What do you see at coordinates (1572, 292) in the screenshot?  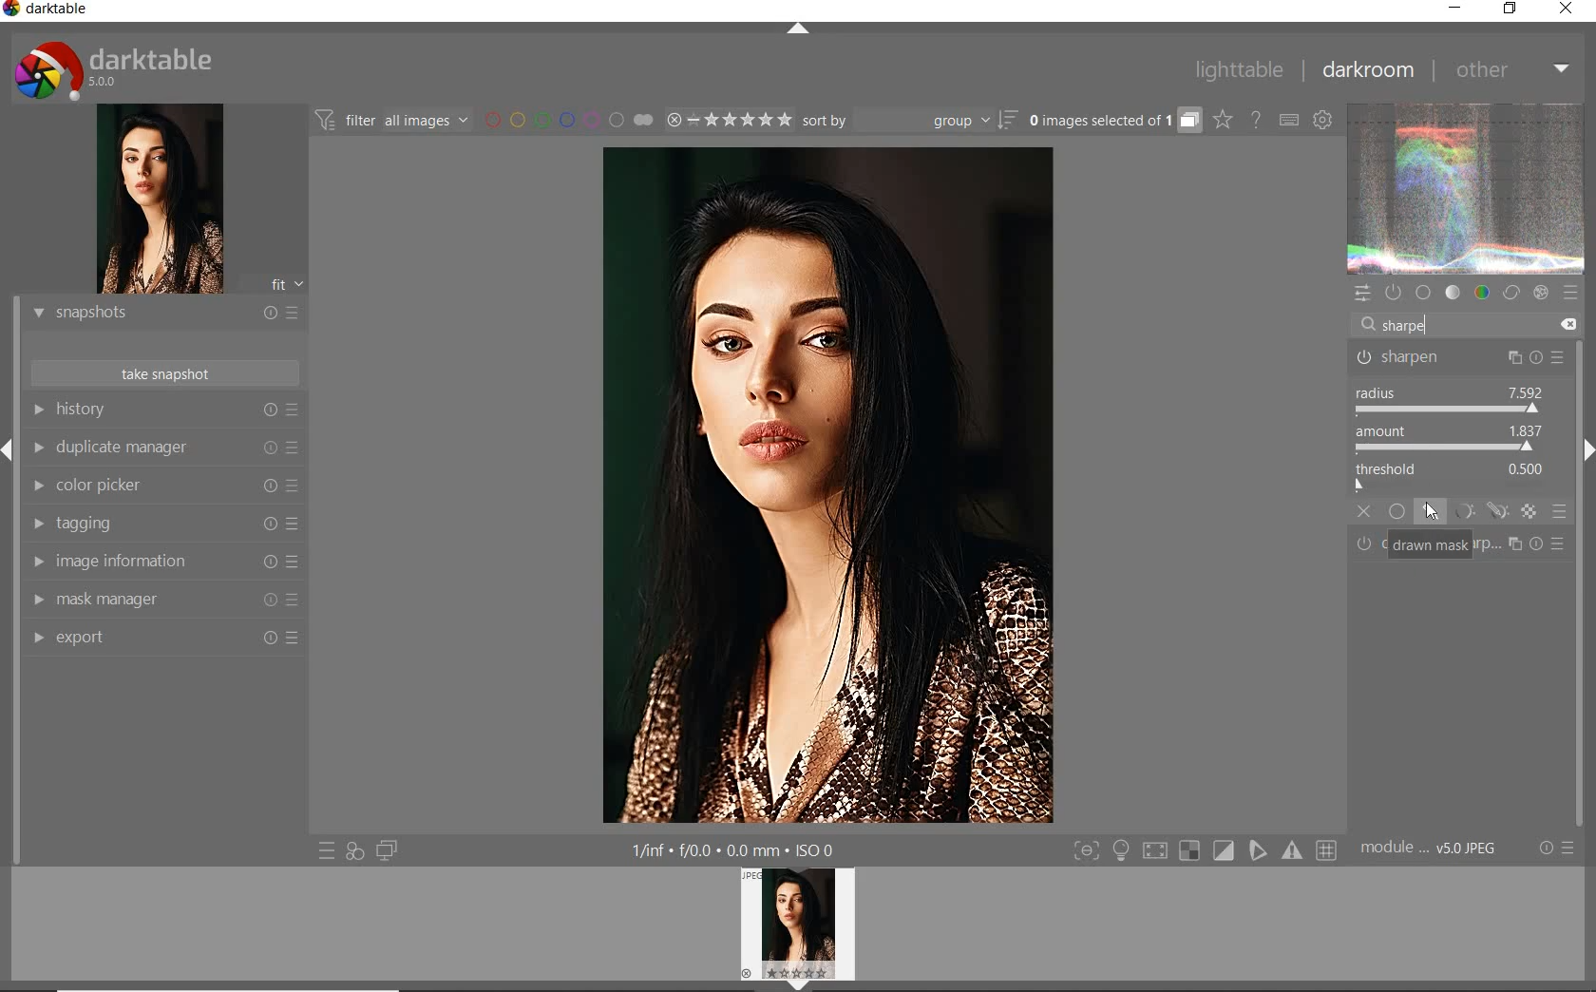 I see `presets` at bounding box center [1572, 292].